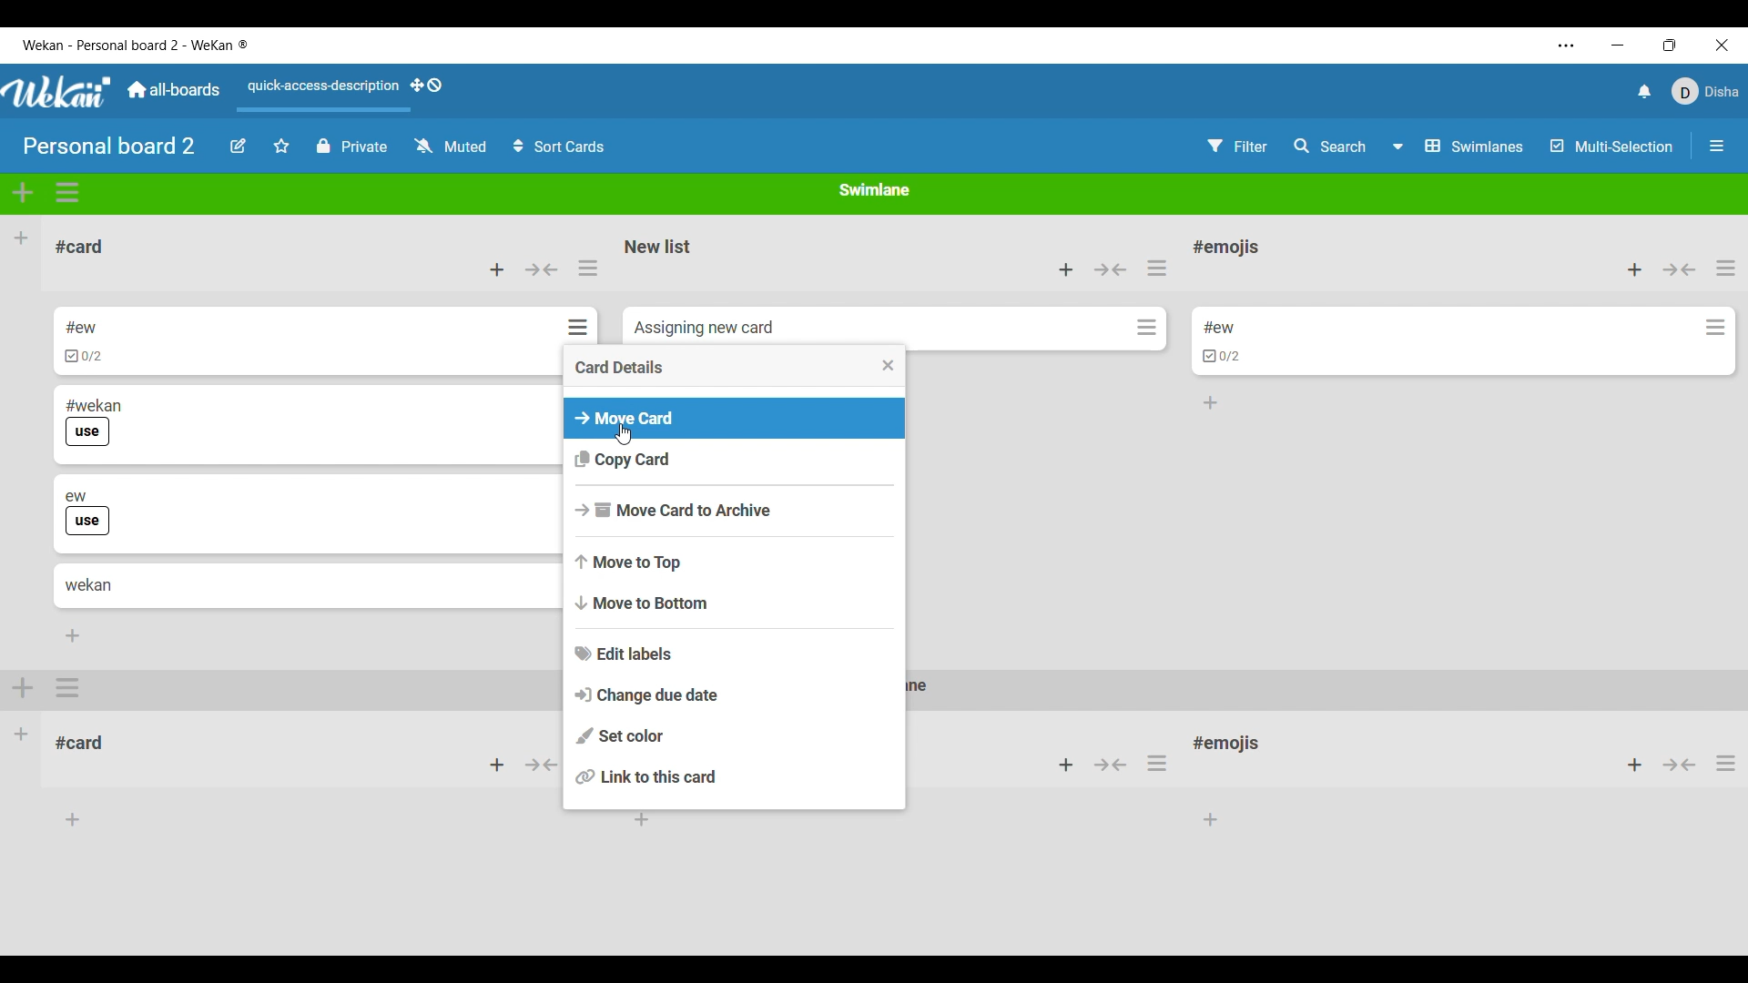 The width and height of the screenshot is (1748, 983). What do you see at coordinates (239, 146) in the screenshot?
I see `Edit board` at bounding box center [239, 146].